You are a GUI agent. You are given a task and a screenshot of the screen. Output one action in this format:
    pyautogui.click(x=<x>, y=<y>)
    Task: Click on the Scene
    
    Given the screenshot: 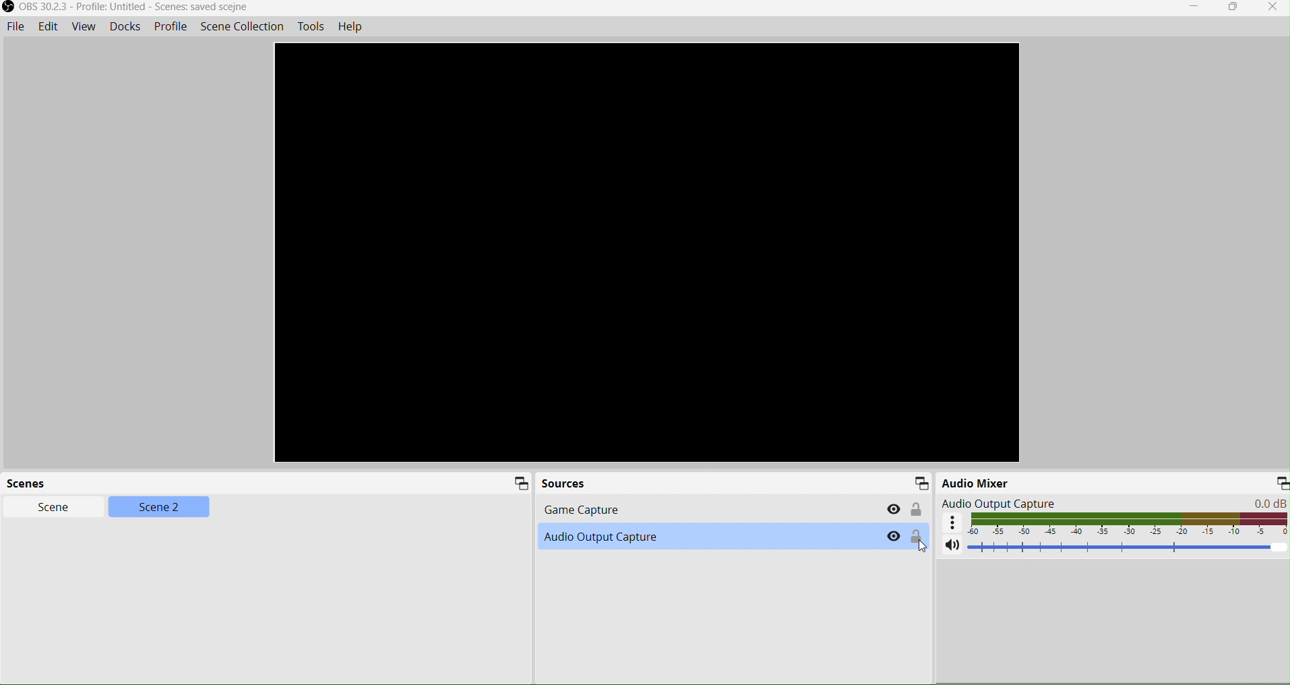 What is the action you would take?
    pyautogui.click(x=47, y=509)
    